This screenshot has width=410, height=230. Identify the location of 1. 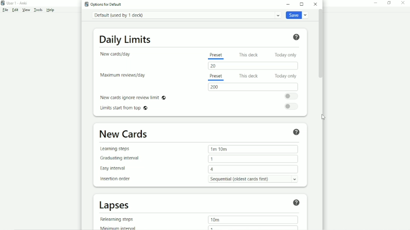
(214, 159).